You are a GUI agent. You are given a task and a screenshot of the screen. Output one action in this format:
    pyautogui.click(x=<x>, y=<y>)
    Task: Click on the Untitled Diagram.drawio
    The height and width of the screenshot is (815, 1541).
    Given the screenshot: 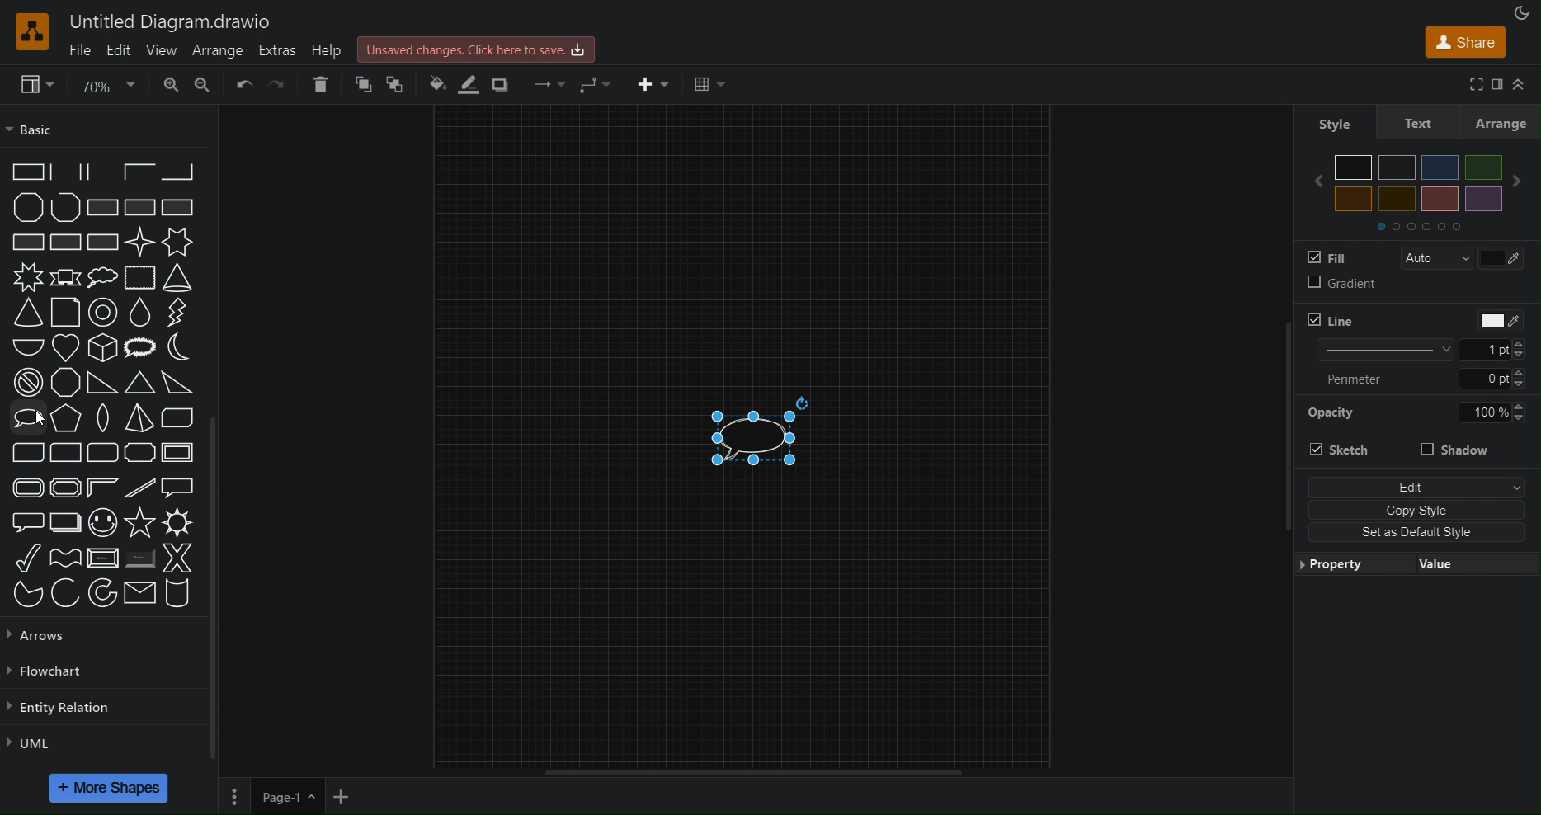 What is the action you would take?
    pyautogui.click(x=168, y=18)
    